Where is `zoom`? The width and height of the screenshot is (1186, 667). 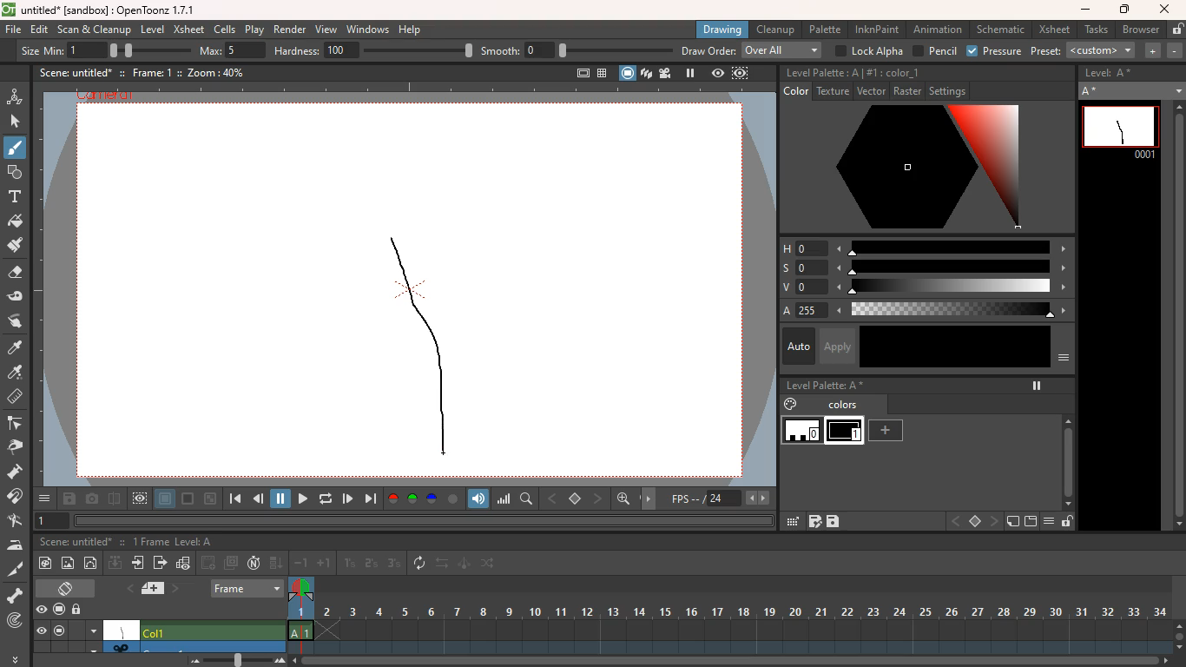
zoom is located at coordinates (232, 660).